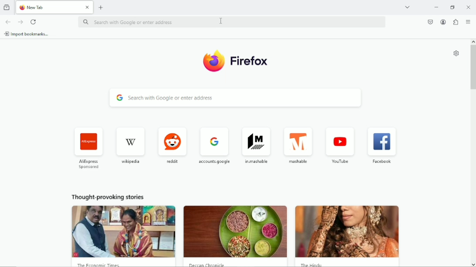 Image resolution: width=476 pixels, height=267 pixels. I want to click on image, so click(351, 233).